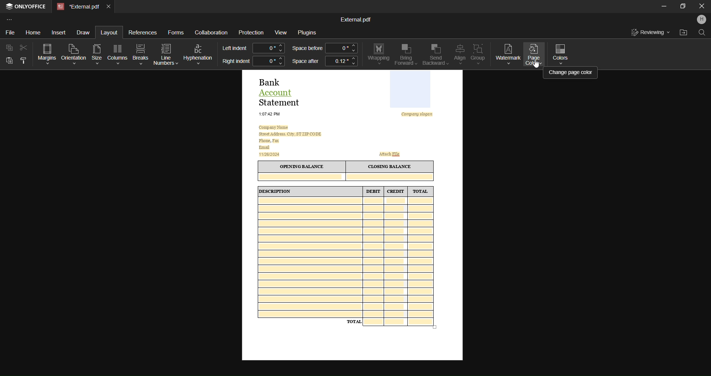 This screenshot has width=711, height=376. I want to click on Change Page color, so click(571, 73).